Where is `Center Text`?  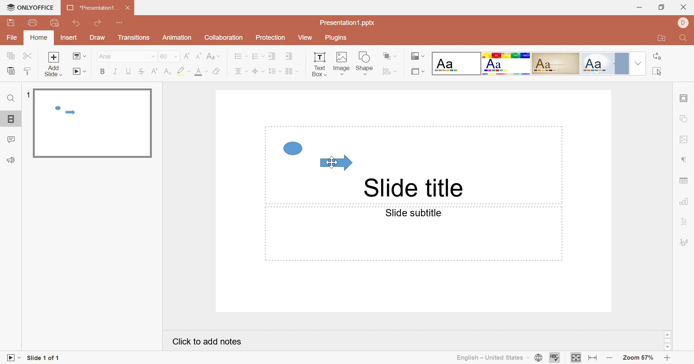
Center Text is located at coordinates (241, 72).